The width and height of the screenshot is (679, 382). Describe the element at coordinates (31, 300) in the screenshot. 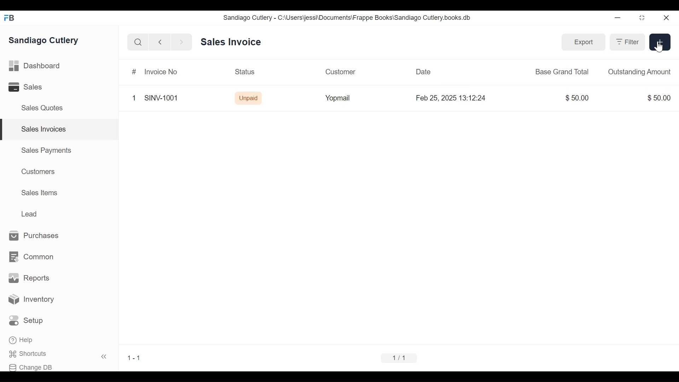

I see `Inventory` at that location.